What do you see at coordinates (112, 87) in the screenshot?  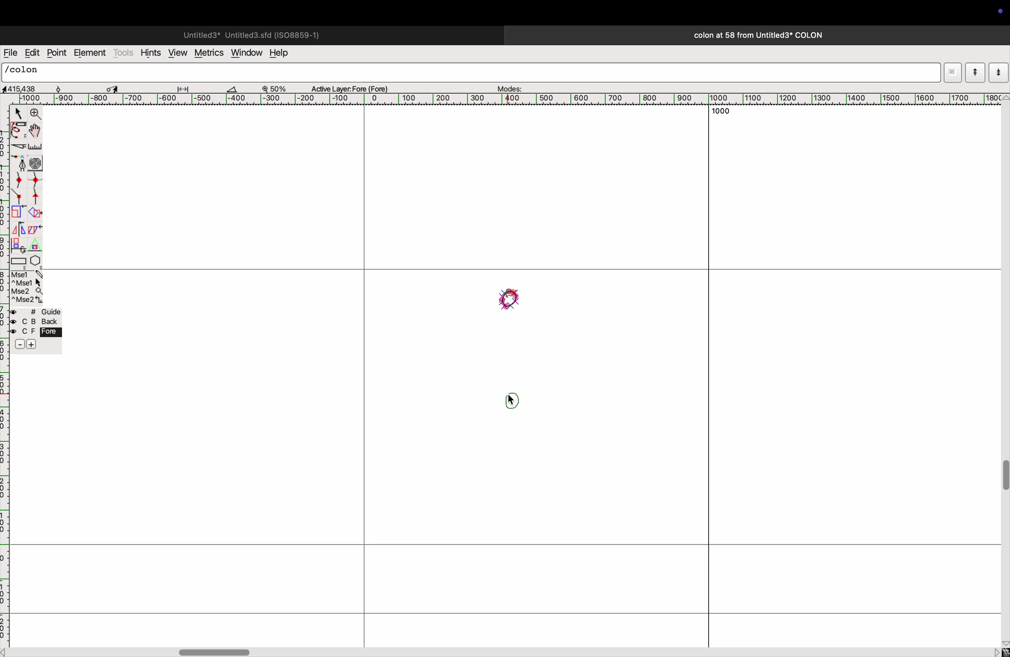 I see `toggle` at bounding box center [112, 87].